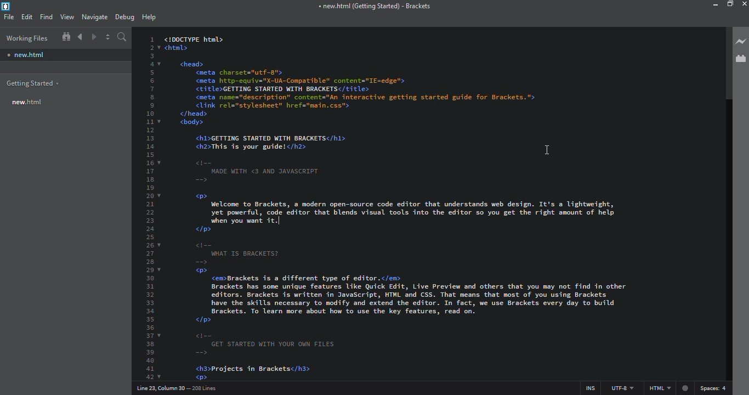  I want to click on new, so click(26, 55).